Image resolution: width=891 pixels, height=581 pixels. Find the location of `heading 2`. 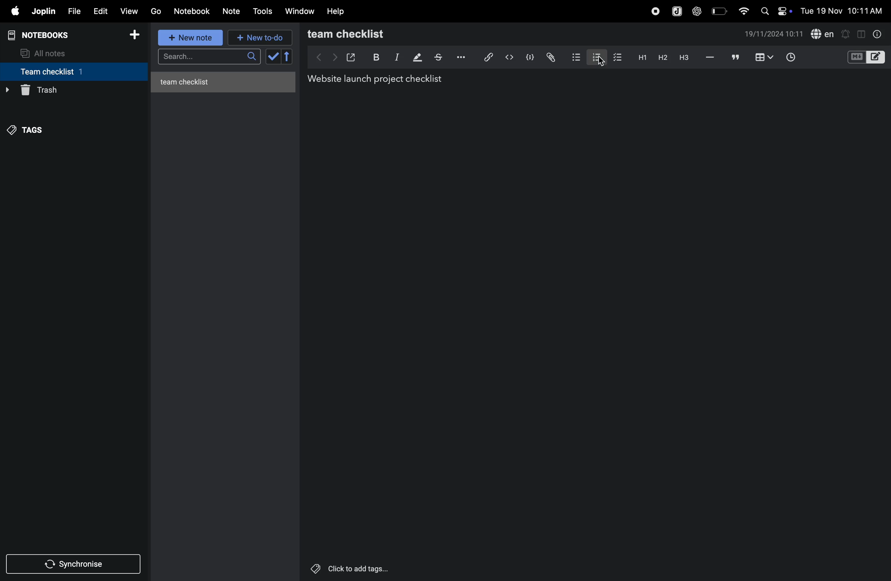

heading 2 is located at coordinates (661, 57).